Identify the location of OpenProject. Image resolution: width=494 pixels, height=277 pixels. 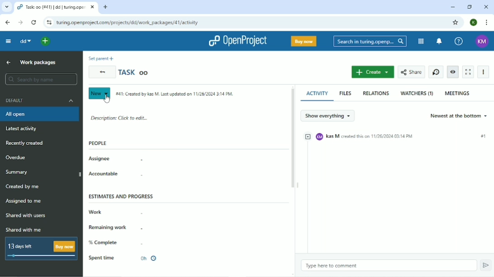
(237, 41).